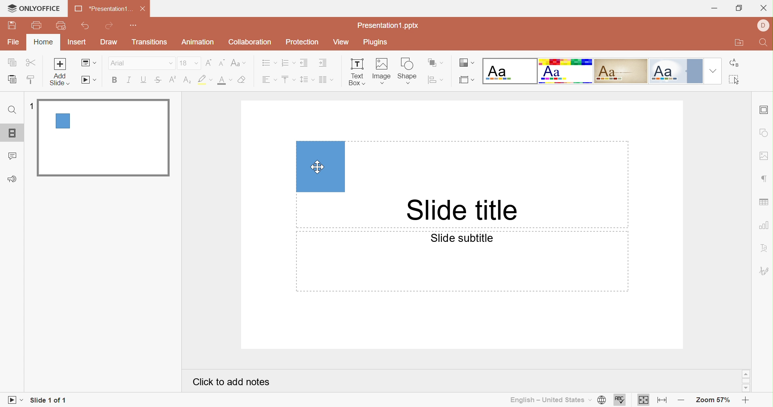  Describe the element at coordinates (745, 373) in the screenshot. I see `Scroll up` at that location.